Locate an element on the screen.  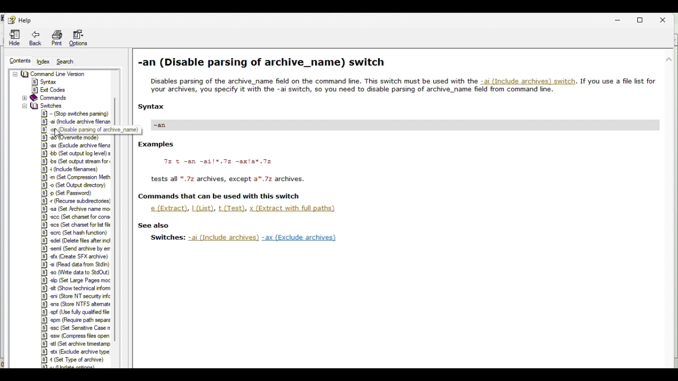
Syntax is located at coordinates (151, 106).